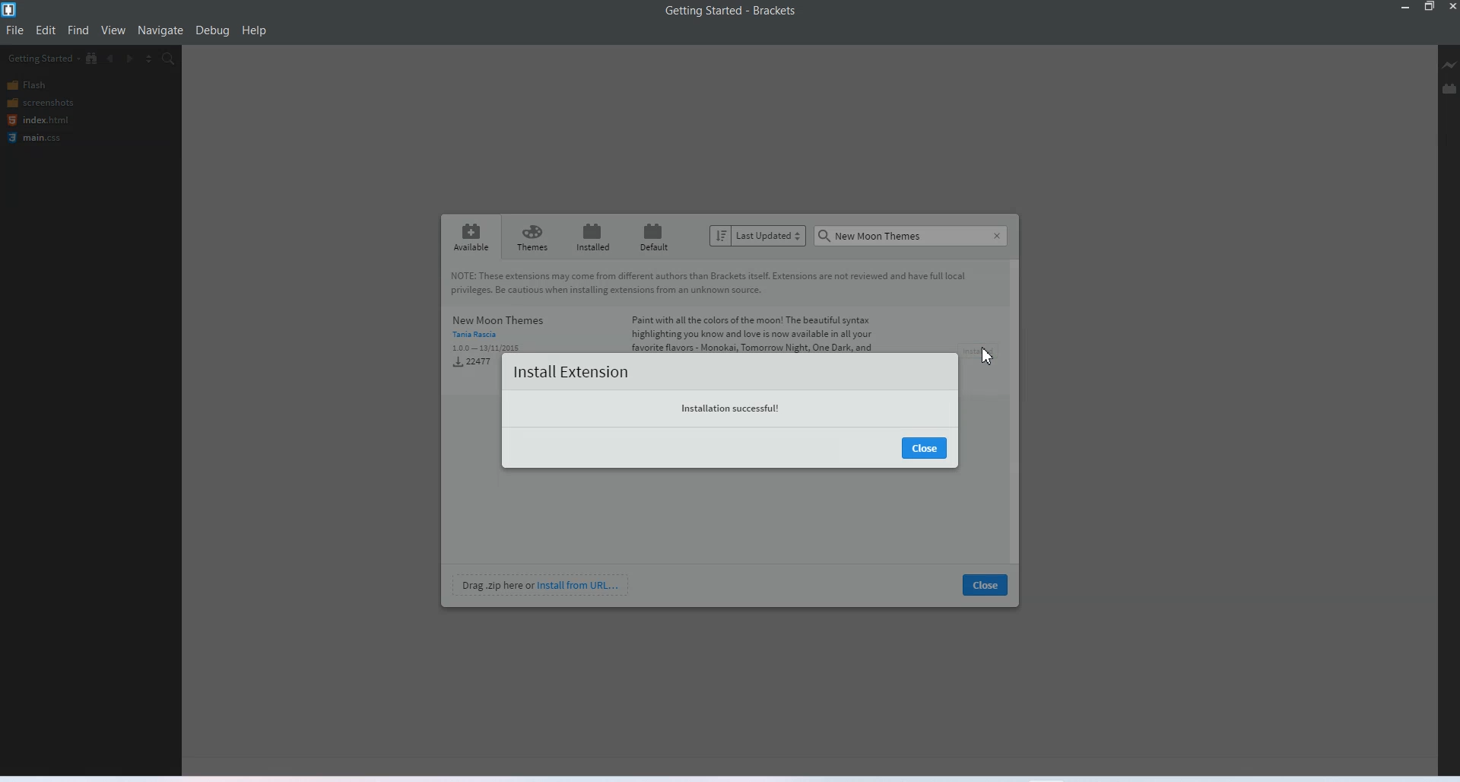 This screenshot has width=1460, height=782. Describe the element at coordinates (926, 447) in the screenshot. I see `Close` at that location.